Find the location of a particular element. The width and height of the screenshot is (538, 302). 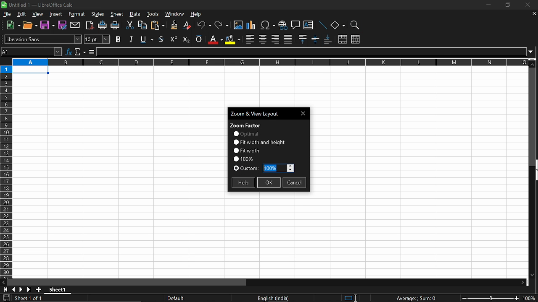

edit is located at coordinates (21, 14).